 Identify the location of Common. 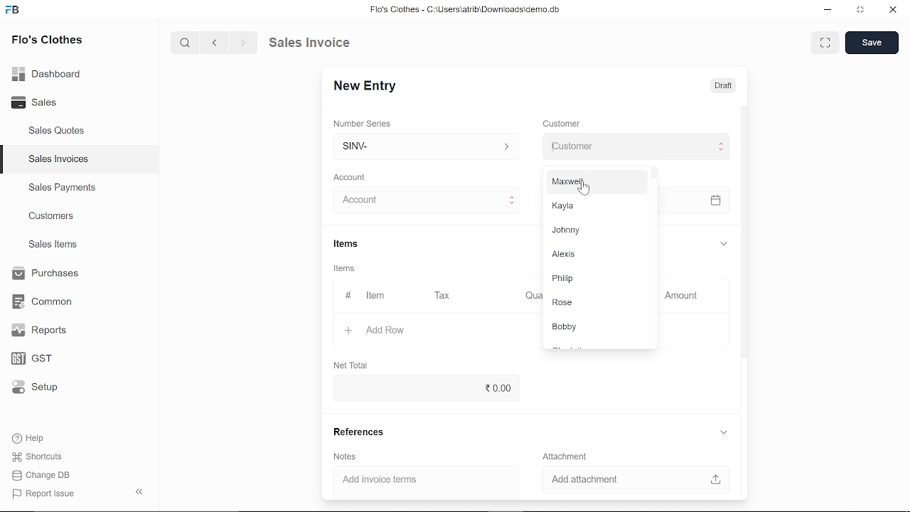
(44, 302).